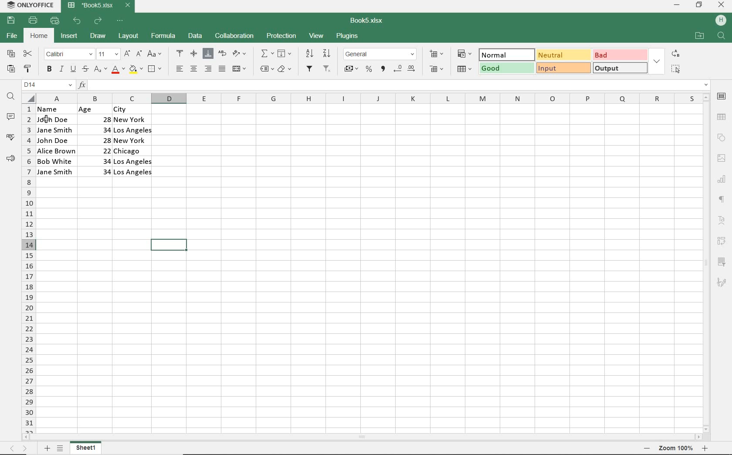 This screenshot has height=455, width=732. I want to click on VIEW, so click(317, 35).